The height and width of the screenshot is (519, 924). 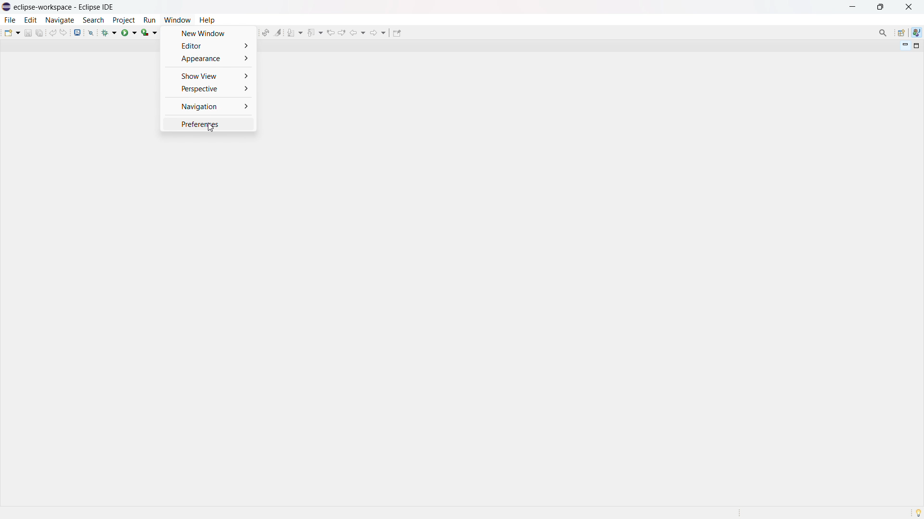 What do you see at coordinates (77, 33) in the screenshot?
I see `open console` at bounding box center [77, 33].